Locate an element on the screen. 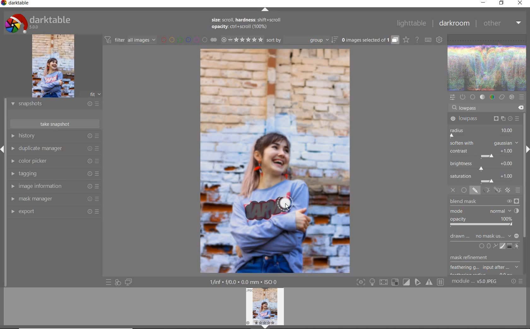 Image resolution: width=530 pixels, height=329 pixels. waveform is located at coordinates (487, 62).